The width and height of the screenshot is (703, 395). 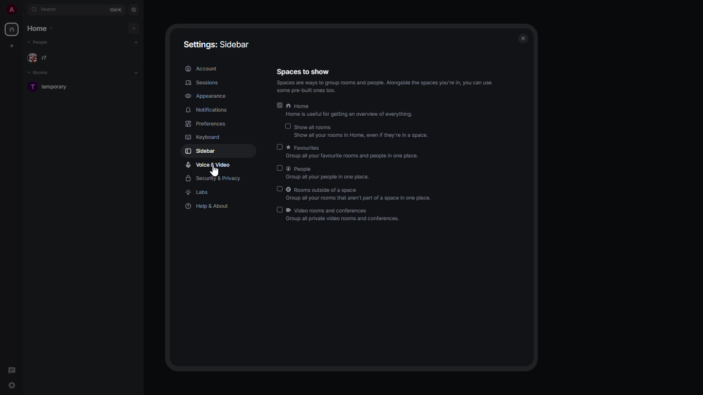 What do you see at coordinates (135, 27) in the screenshot?
I see `add` at bounding box center [135, 27].